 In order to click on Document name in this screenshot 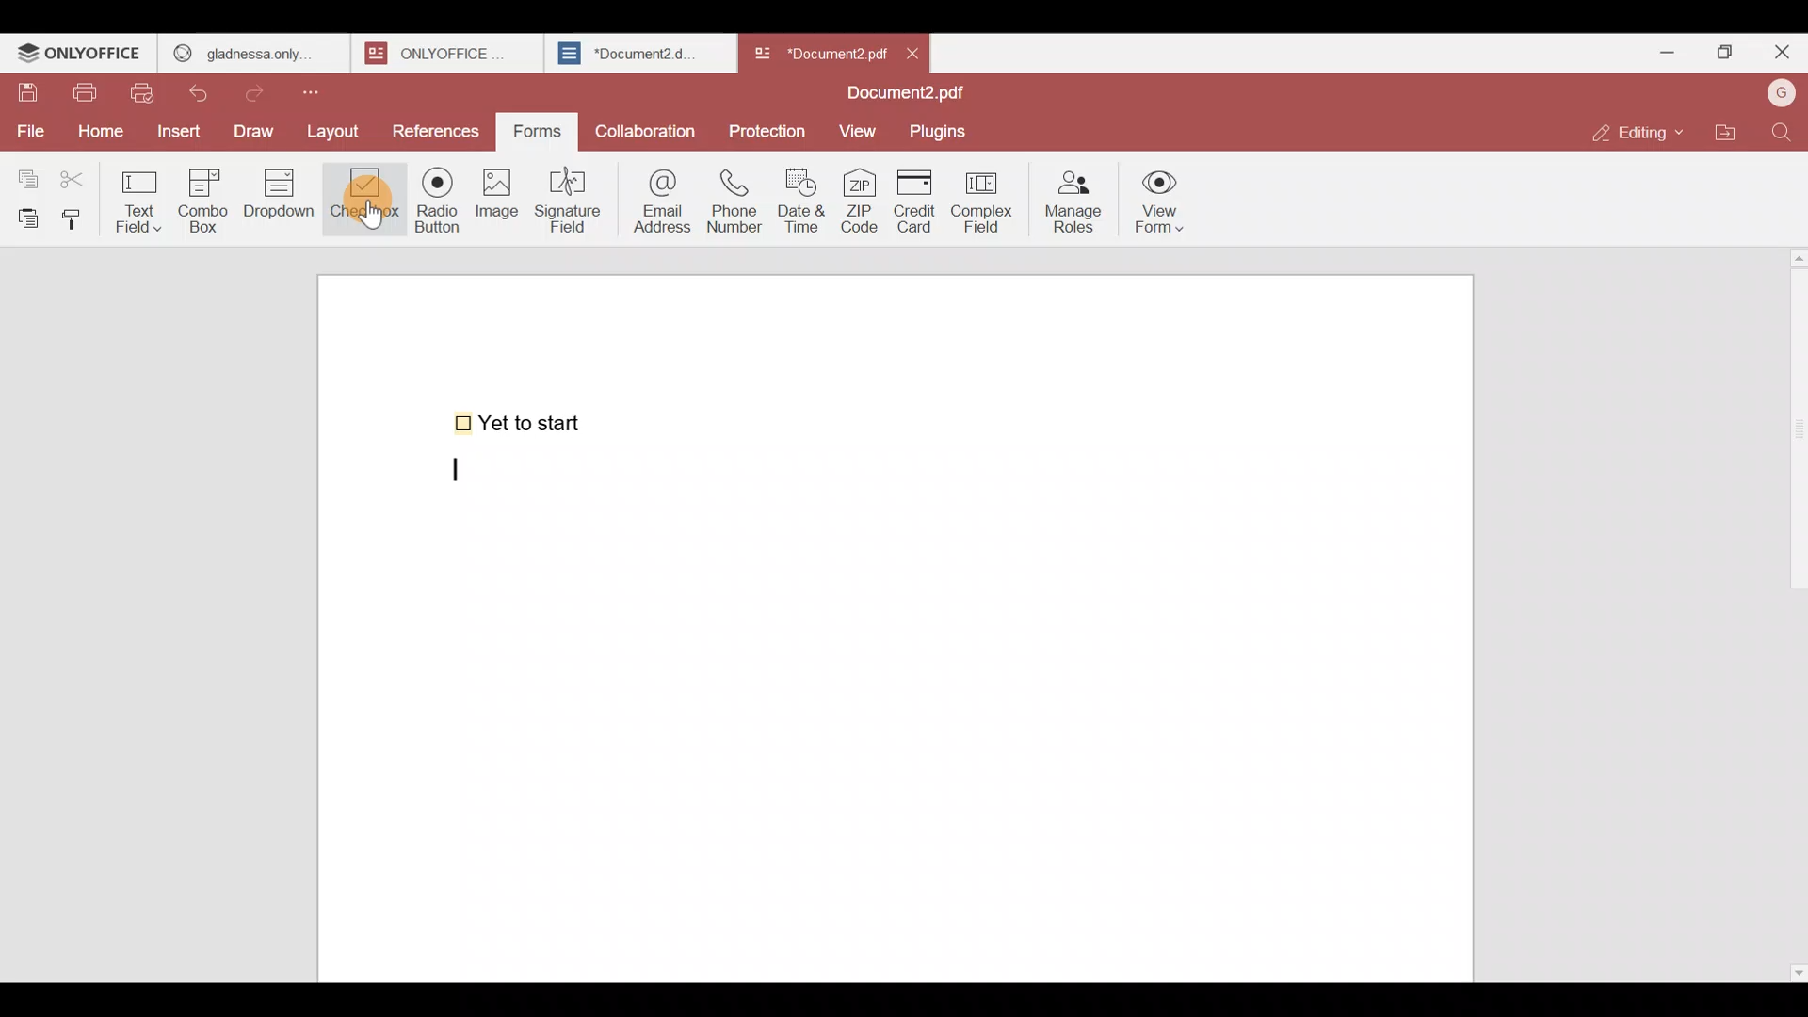, I will do `click(818, 49)`.